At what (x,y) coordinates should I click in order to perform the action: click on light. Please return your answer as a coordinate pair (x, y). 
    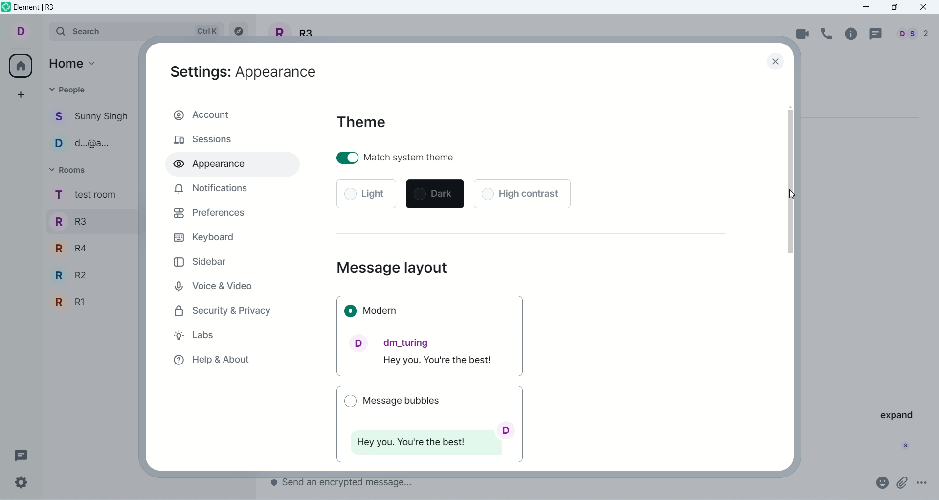
    Looking at the image, I should click on (365, 195).